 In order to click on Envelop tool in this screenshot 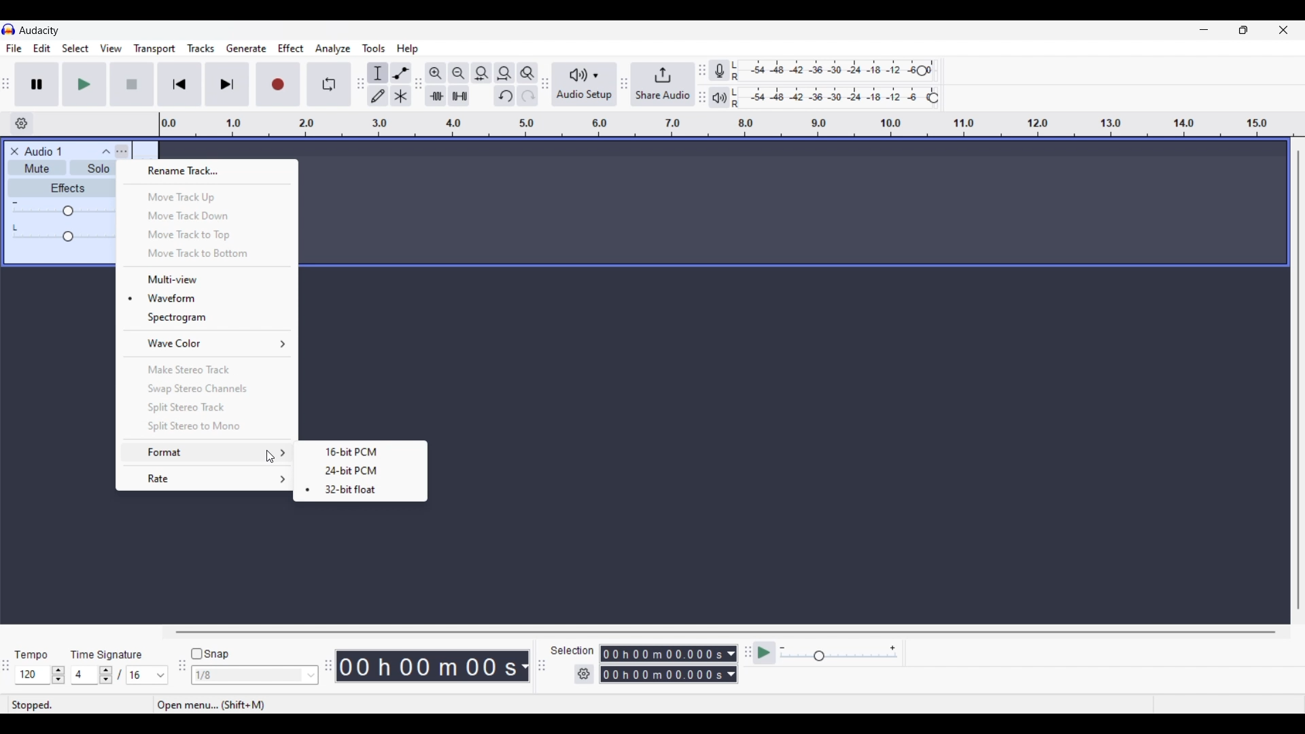, I will do `click(400, 73)`.